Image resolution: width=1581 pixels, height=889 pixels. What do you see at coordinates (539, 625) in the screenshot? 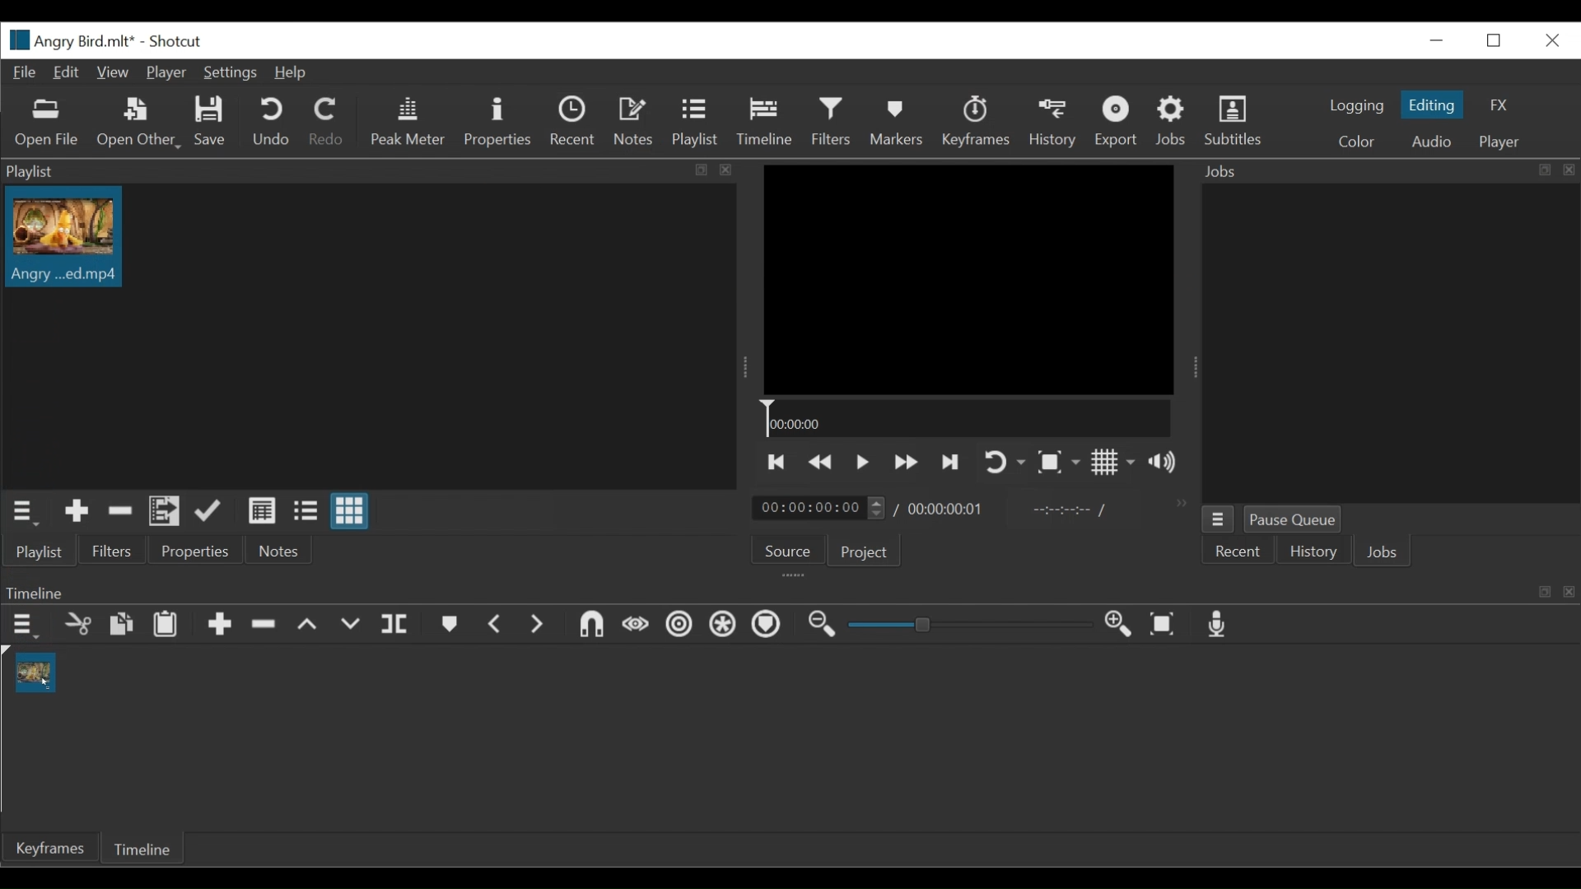
I see `Next Marker` at bounding box center [539, 625].